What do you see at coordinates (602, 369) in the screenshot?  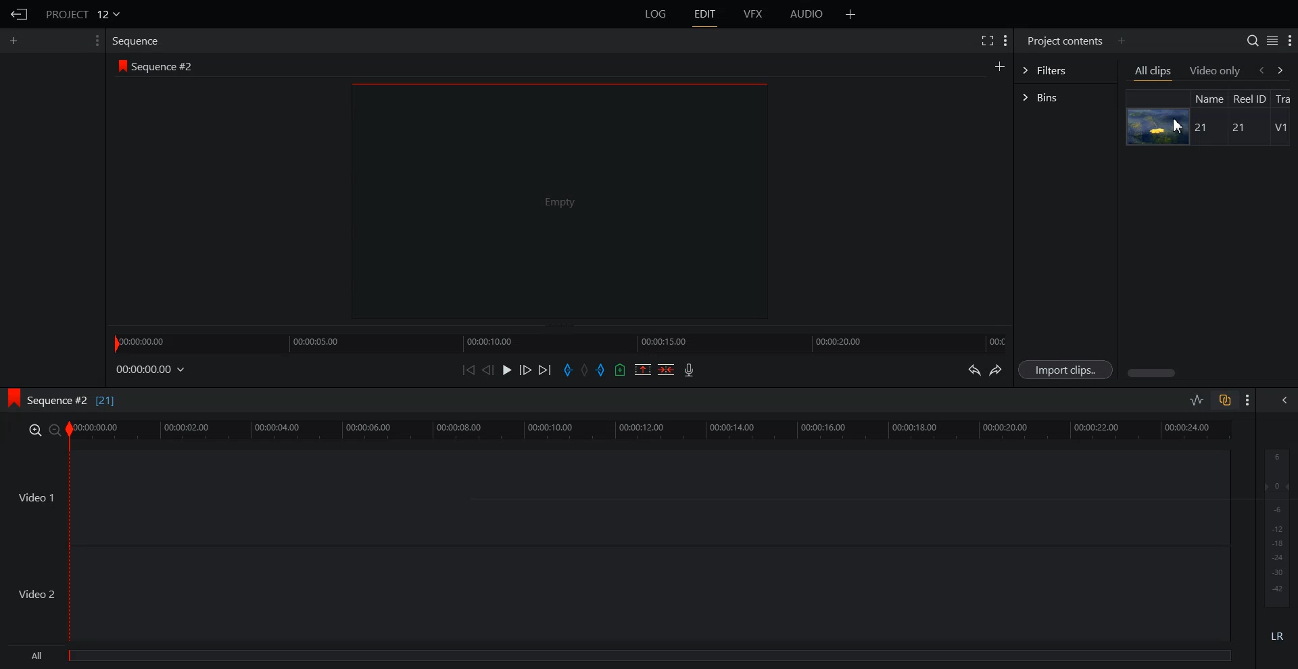 I see `Add an out mark at the current position` at bounding box center [602, 369].